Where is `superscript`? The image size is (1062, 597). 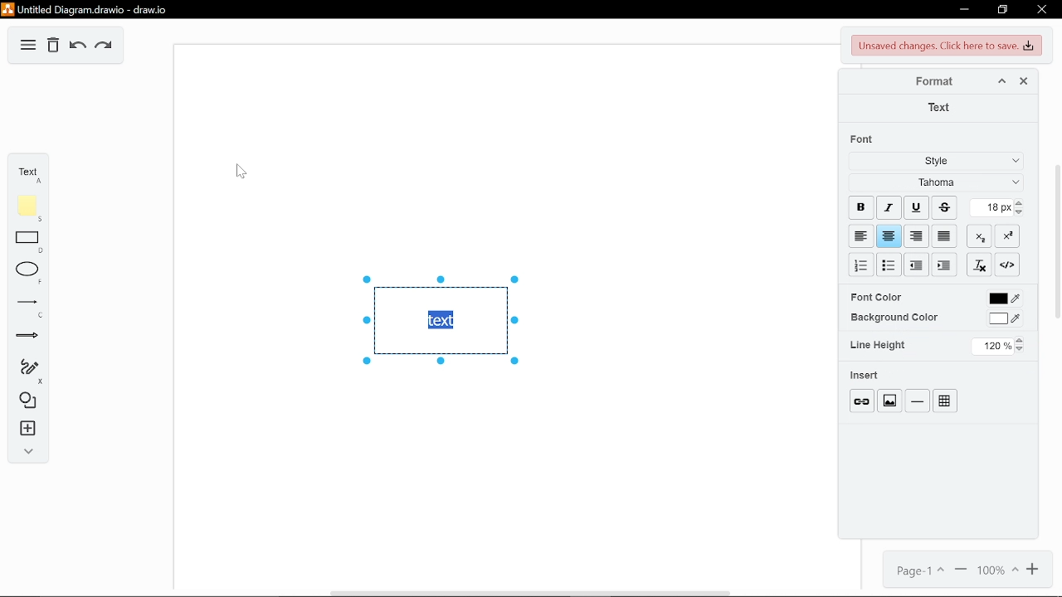
superscript is located at coordinates (1007, 235).